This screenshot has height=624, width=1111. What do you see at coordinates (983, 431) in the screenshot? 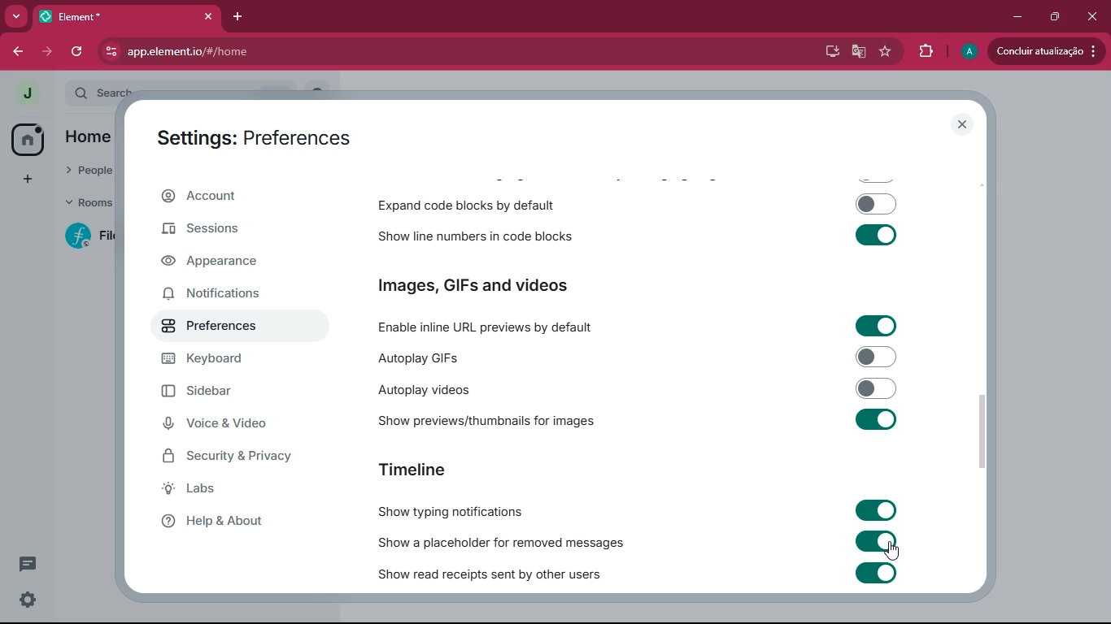
I see `scroll bar` at bounding box center [983, 431].